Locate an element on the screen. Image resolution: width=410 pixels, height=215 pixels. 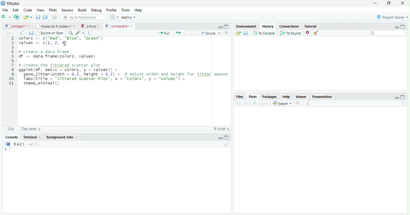
Plots is located at coordinates (253, 97).